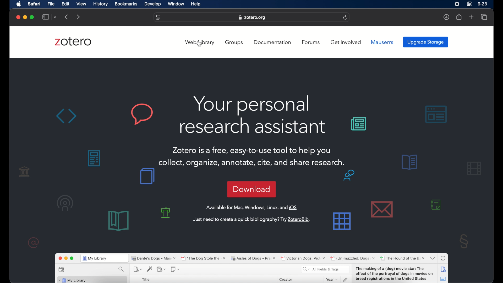  Describe the element at coordinates (65, 4) in the screenshot. I see `edit` at that location.